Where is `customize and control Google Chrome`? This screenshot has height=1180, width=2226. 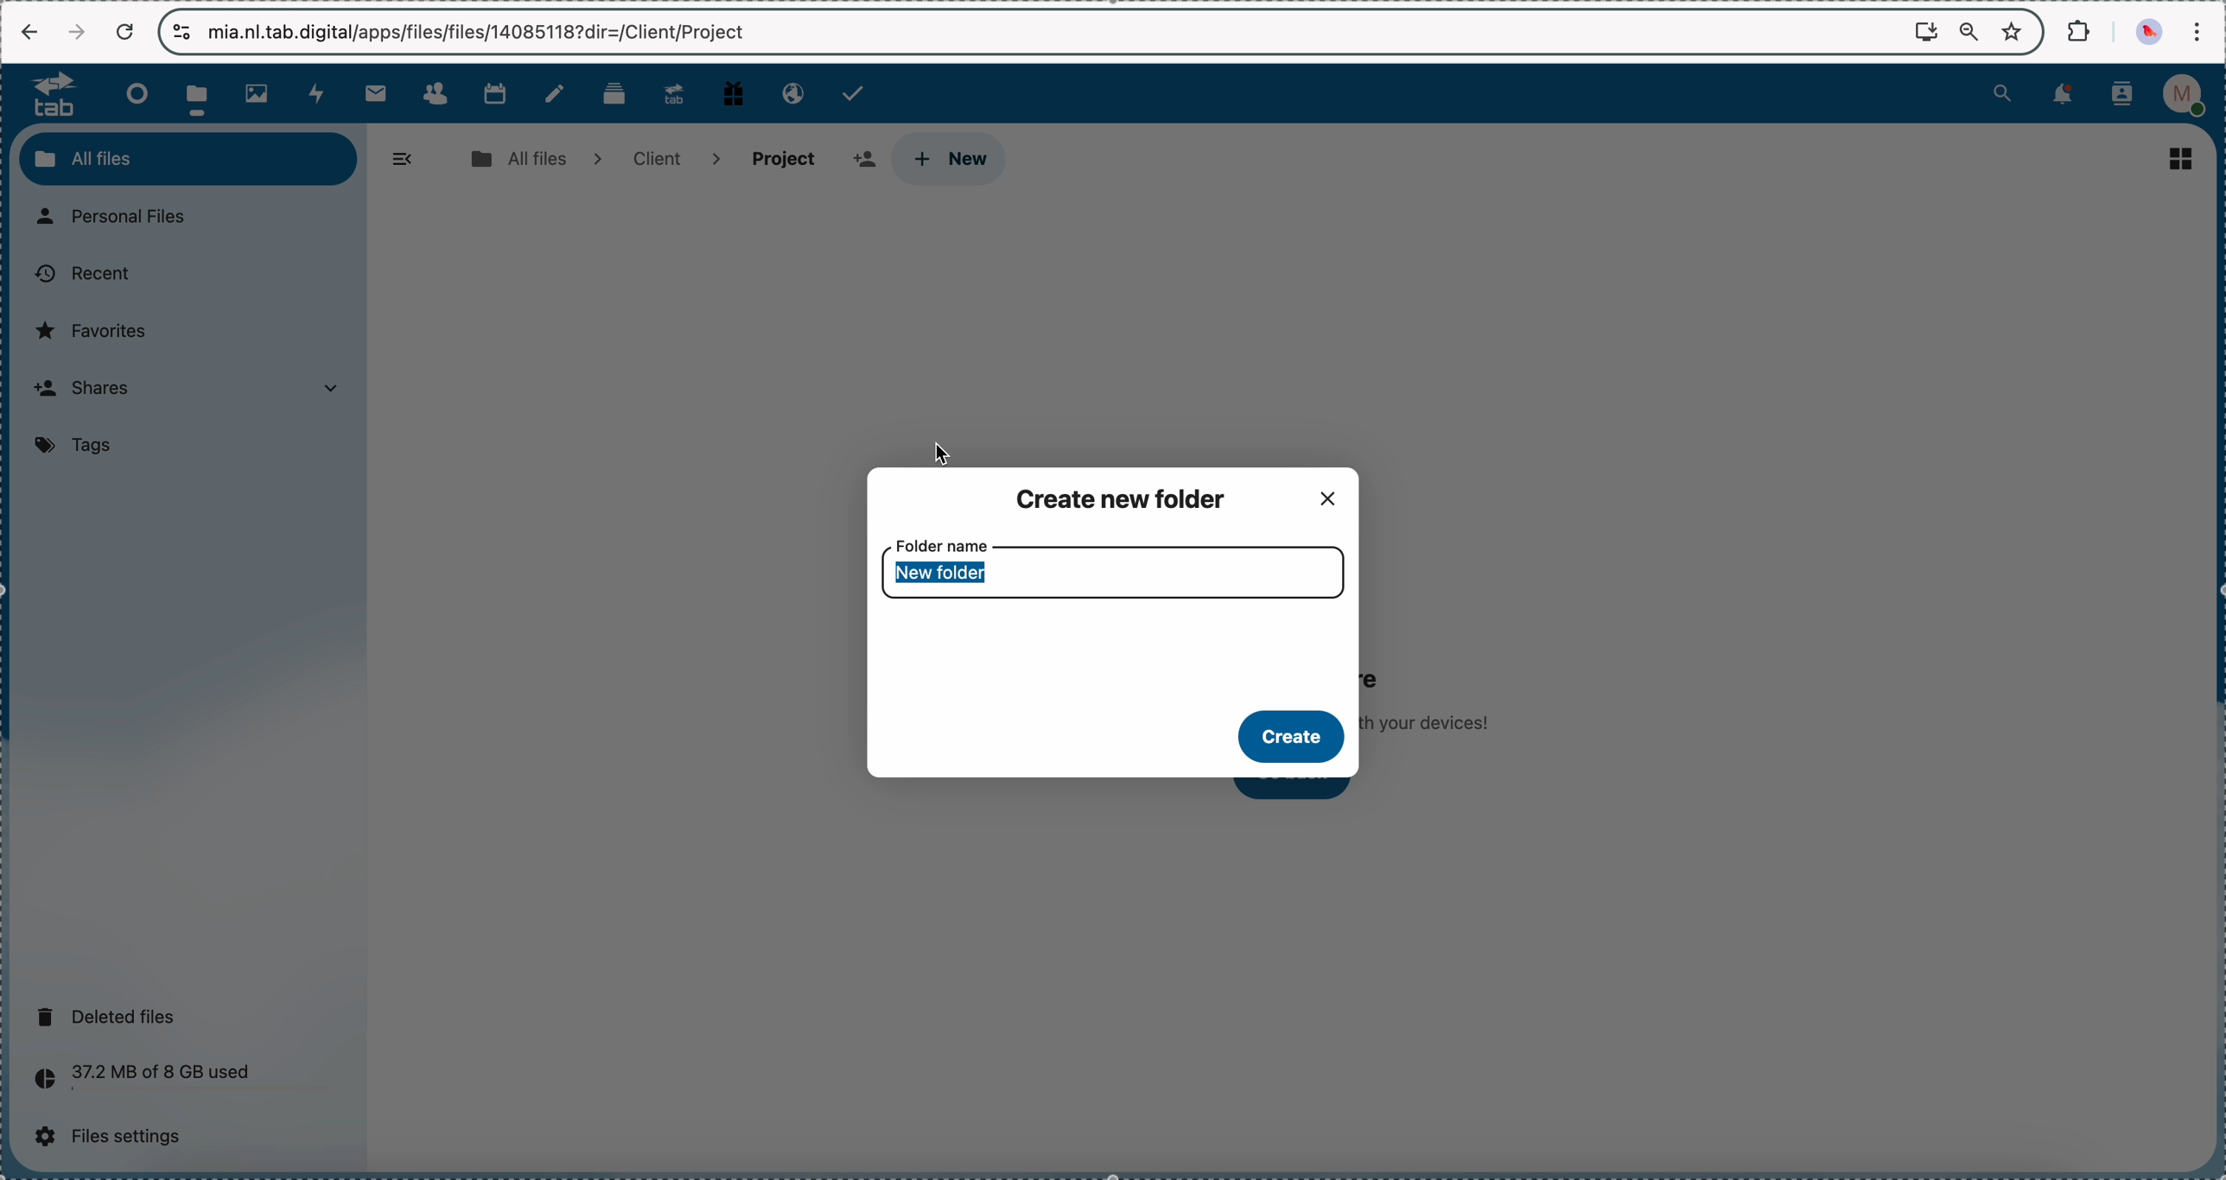 customize and control Google Chrome is located at coordinates (2196, 31).